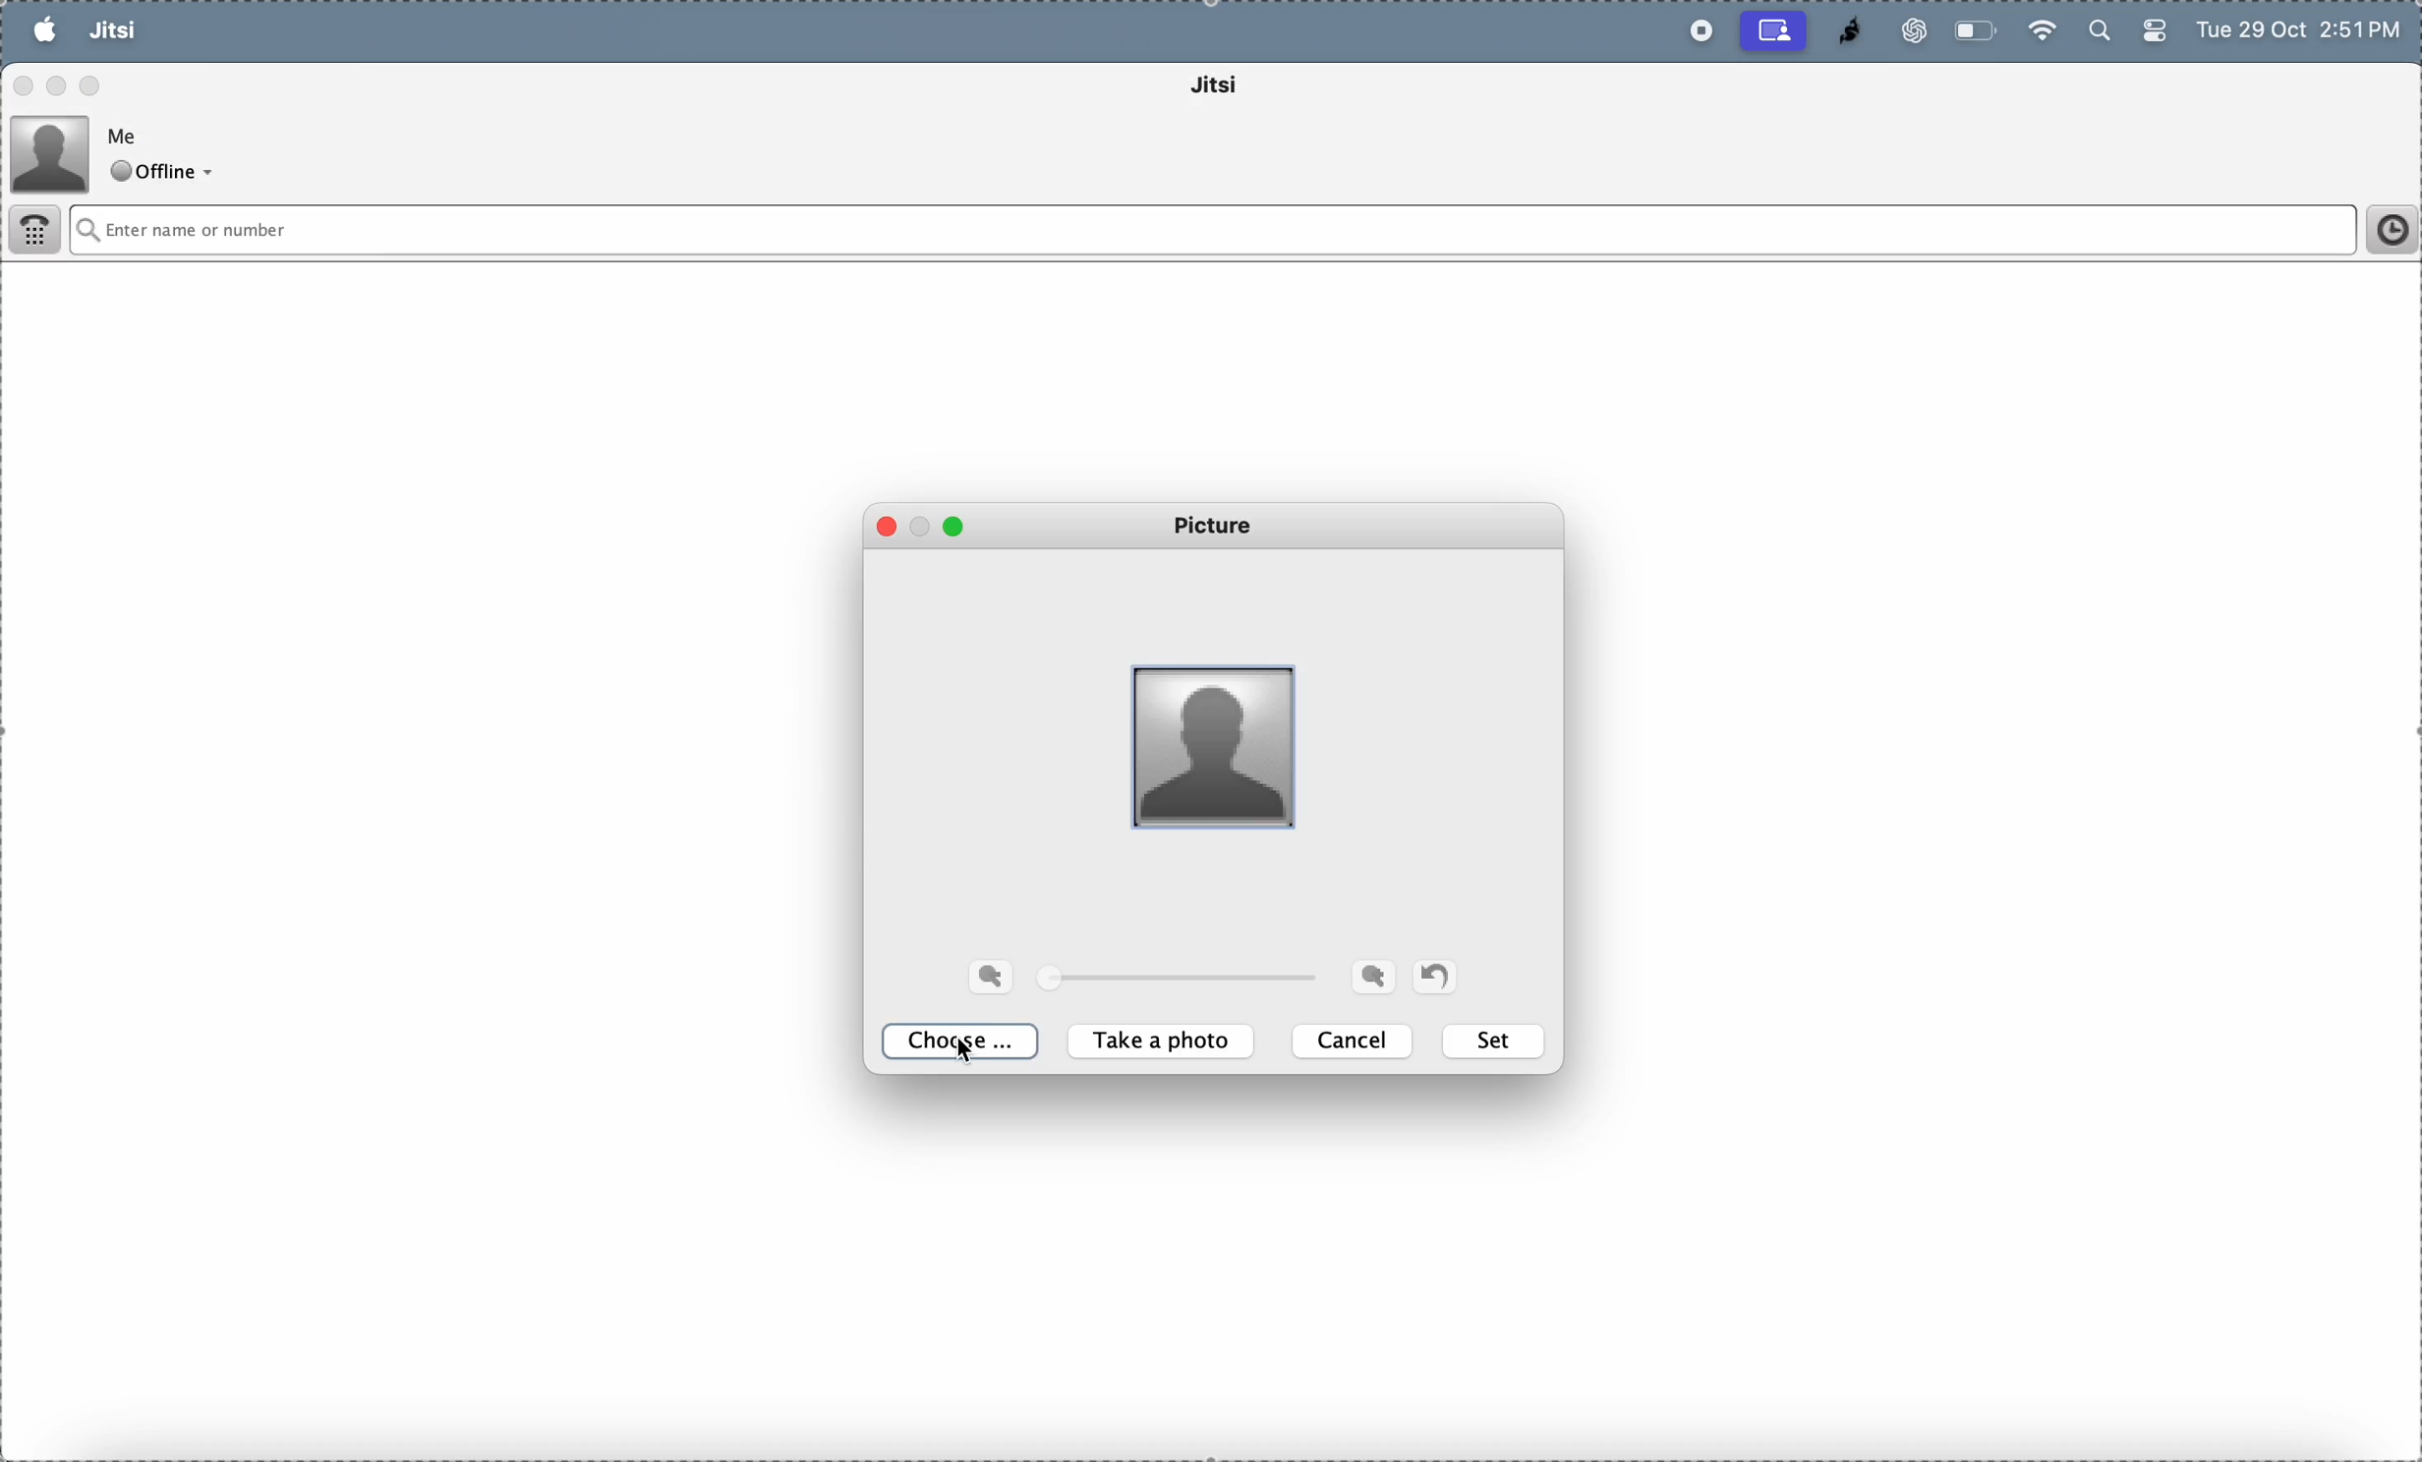 This screenshot has width=2422, height=1462. I want to click on revert, so click(1434, 974).